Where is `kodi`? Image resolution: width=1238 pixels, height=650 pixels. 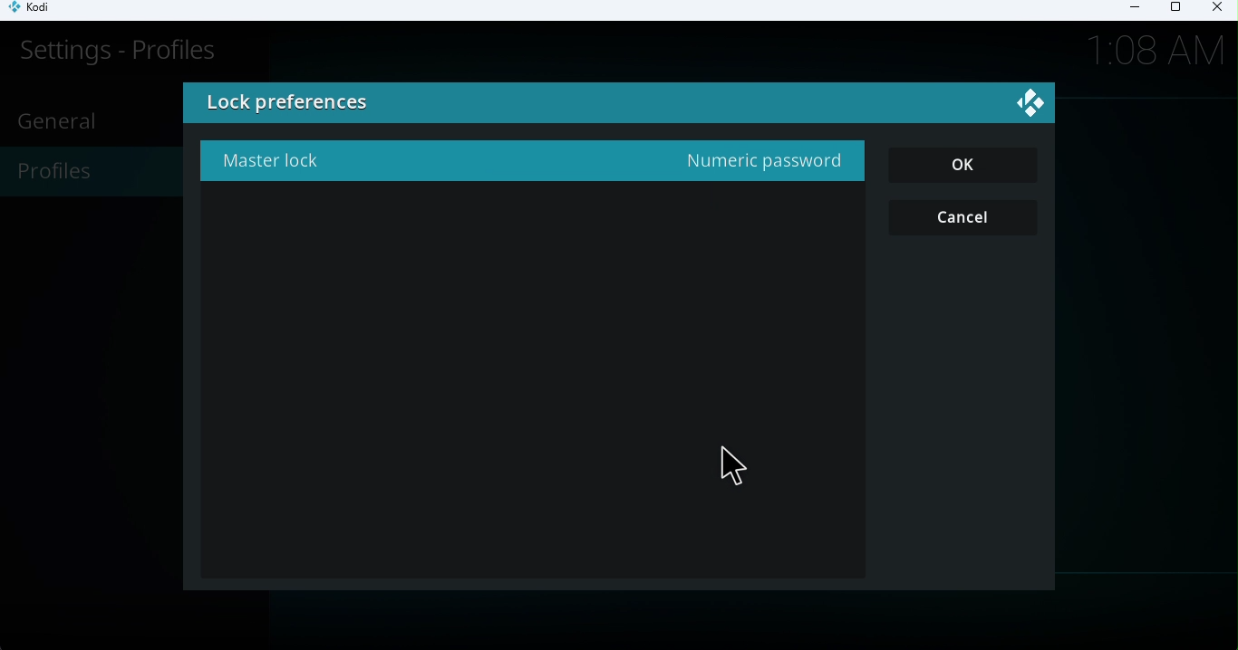 kodi is located at coordinates (42, 11).